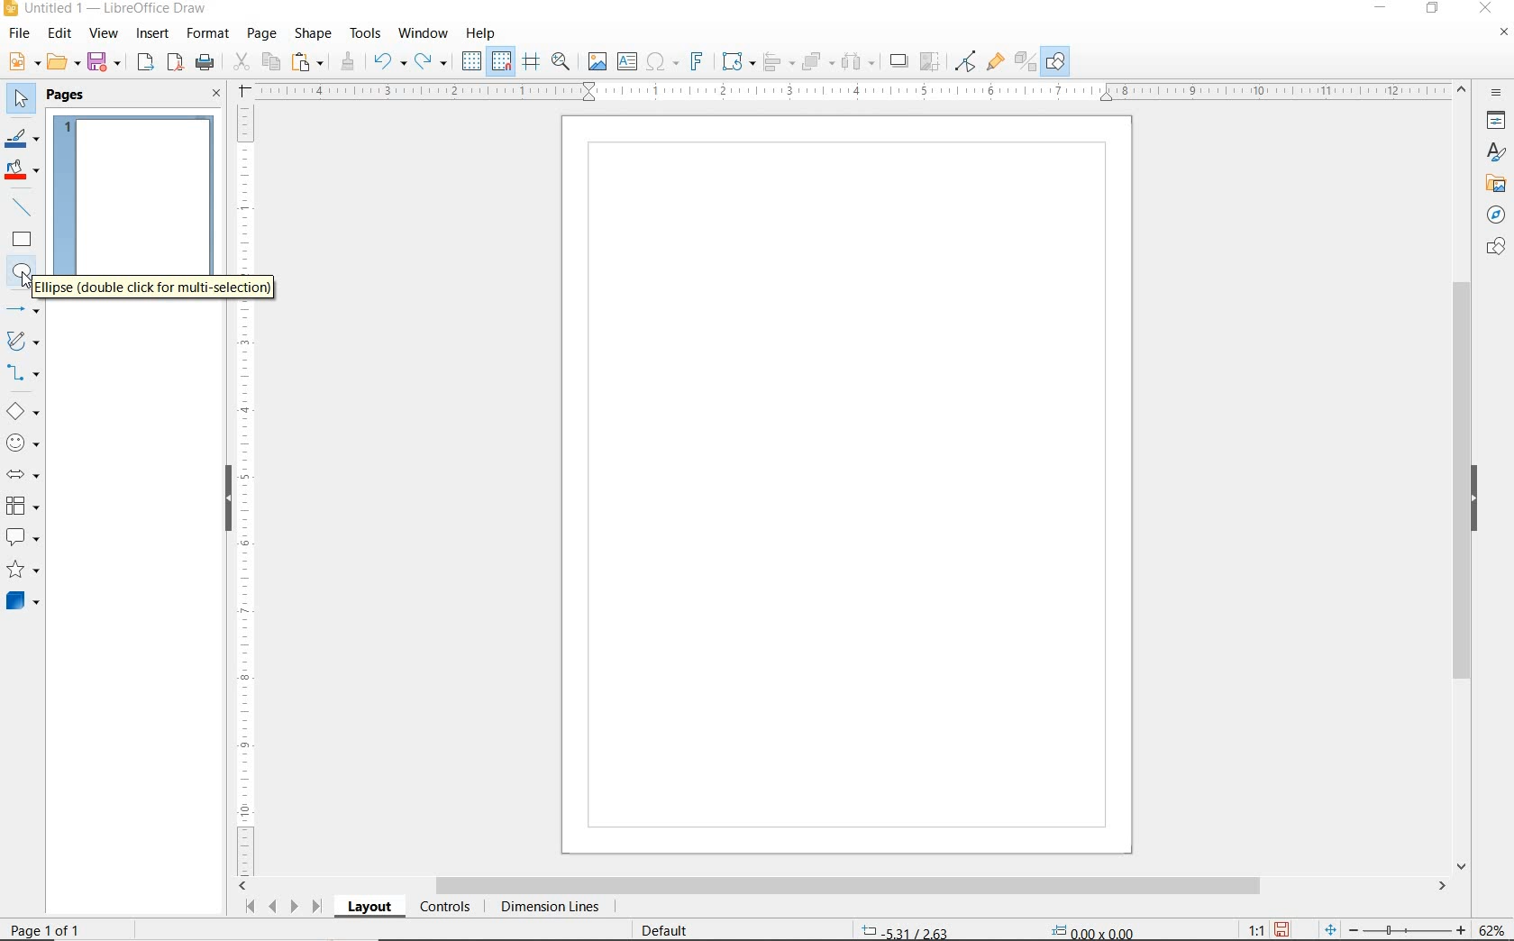  Describe the element at coordinates (777, 64) in the screenshot. I see `ALIGN OBJECTS` at that location.